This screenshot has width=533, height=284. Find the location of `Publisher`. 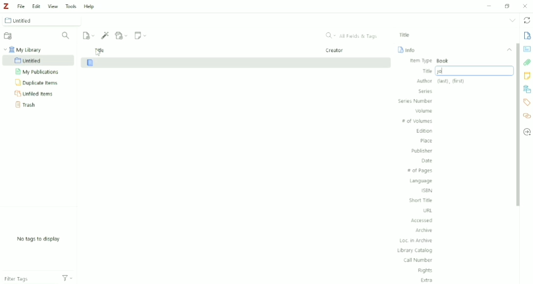

Publisher is located at coordinates (422, 151).